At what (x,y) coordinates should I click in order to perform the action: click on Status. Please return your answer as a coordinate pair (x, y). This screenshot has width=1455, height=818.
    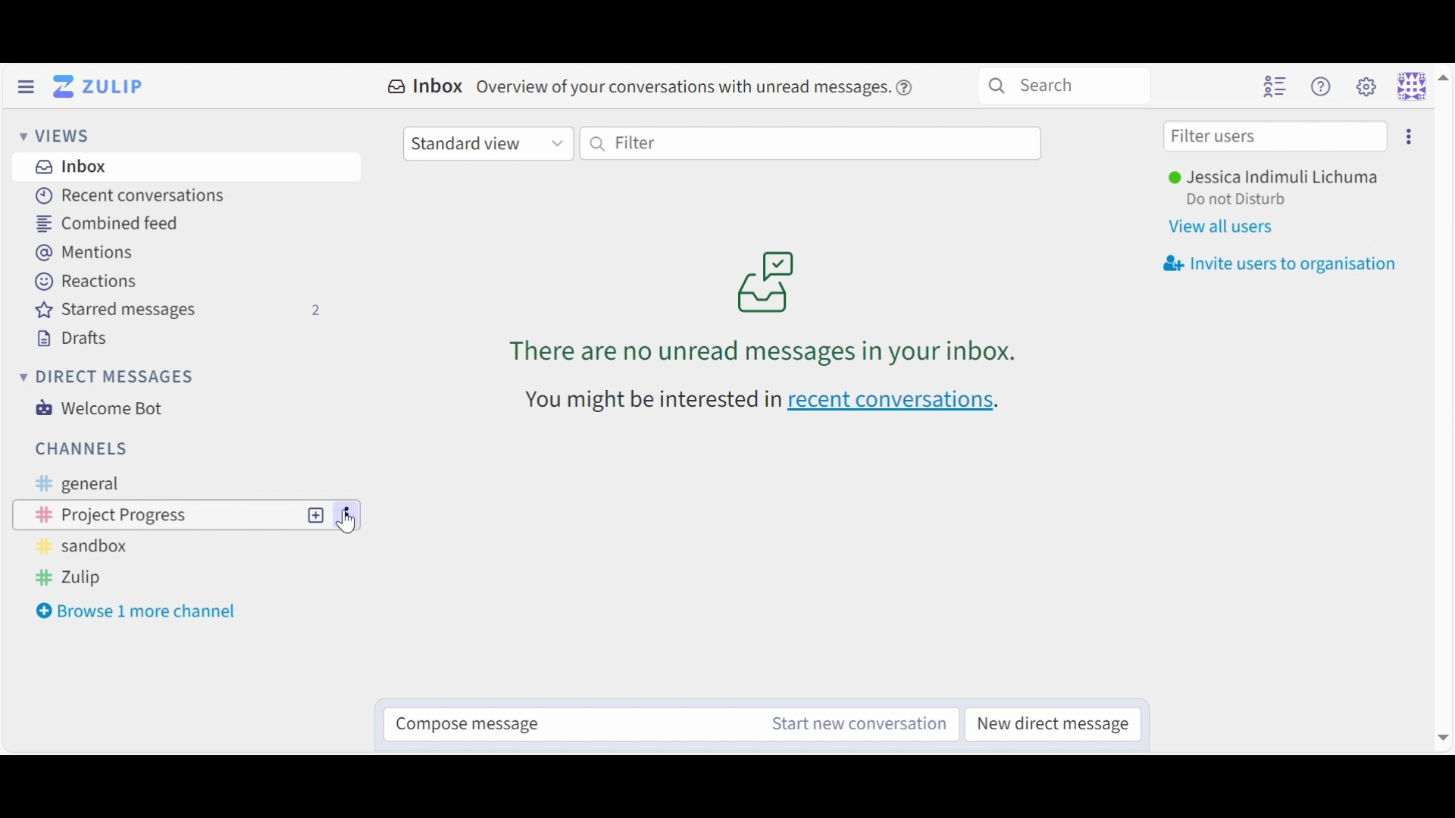
    Looking at the image, I should click on (1238, 202).